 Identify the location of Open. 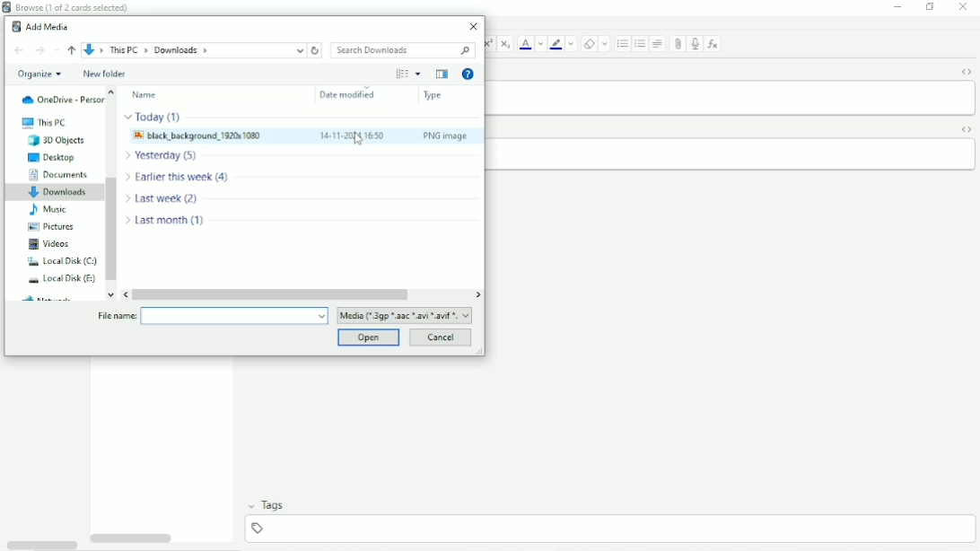
(368, 337).